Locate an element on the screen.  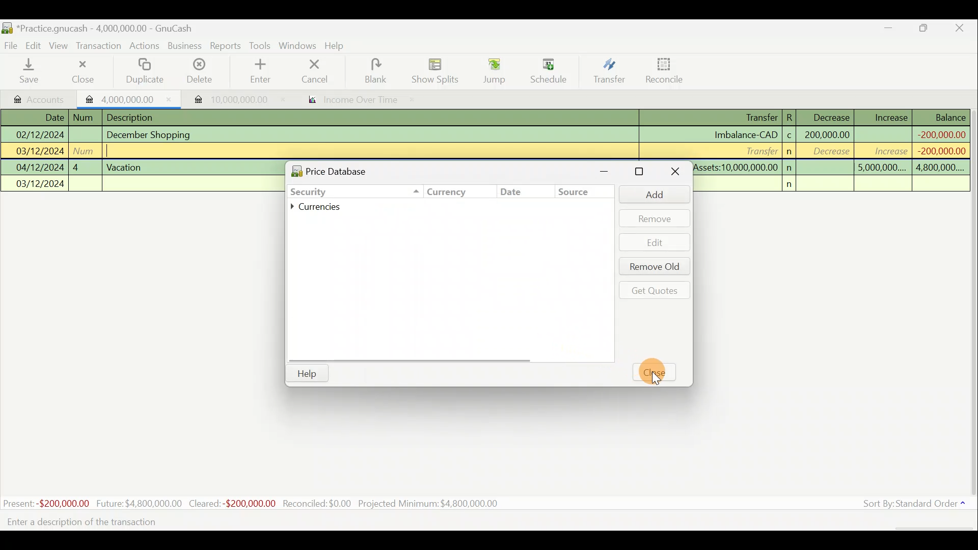
200,000,000 is located at coordinates (826, 134).